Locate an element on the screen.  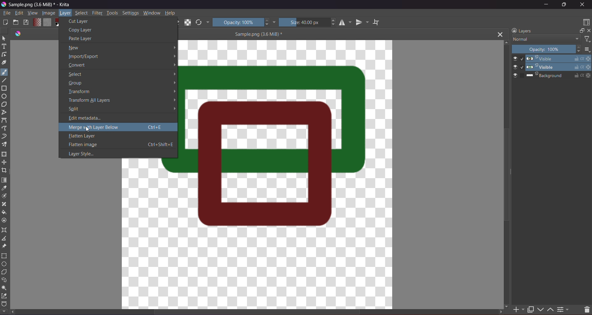
Preset Alpha is located at coordinates (189, 22).